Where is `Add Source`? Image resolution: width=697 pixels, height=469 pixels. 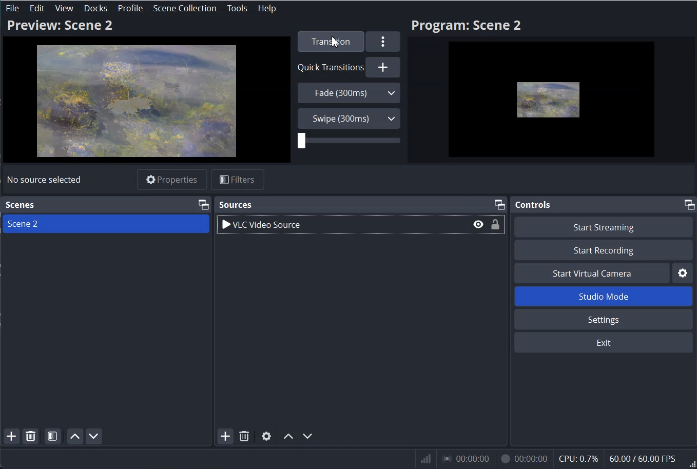
Add Source is located at coordinates (224, 436).